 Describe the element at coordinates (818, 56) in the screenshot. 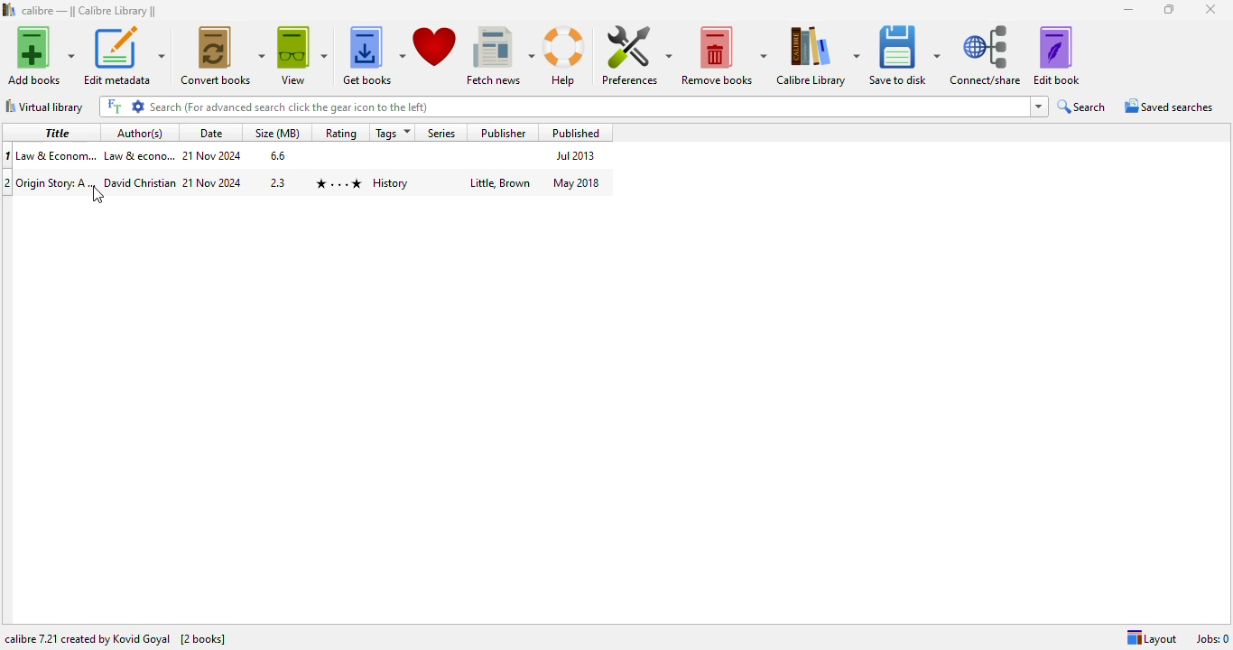

I see `calibre library` at that location.